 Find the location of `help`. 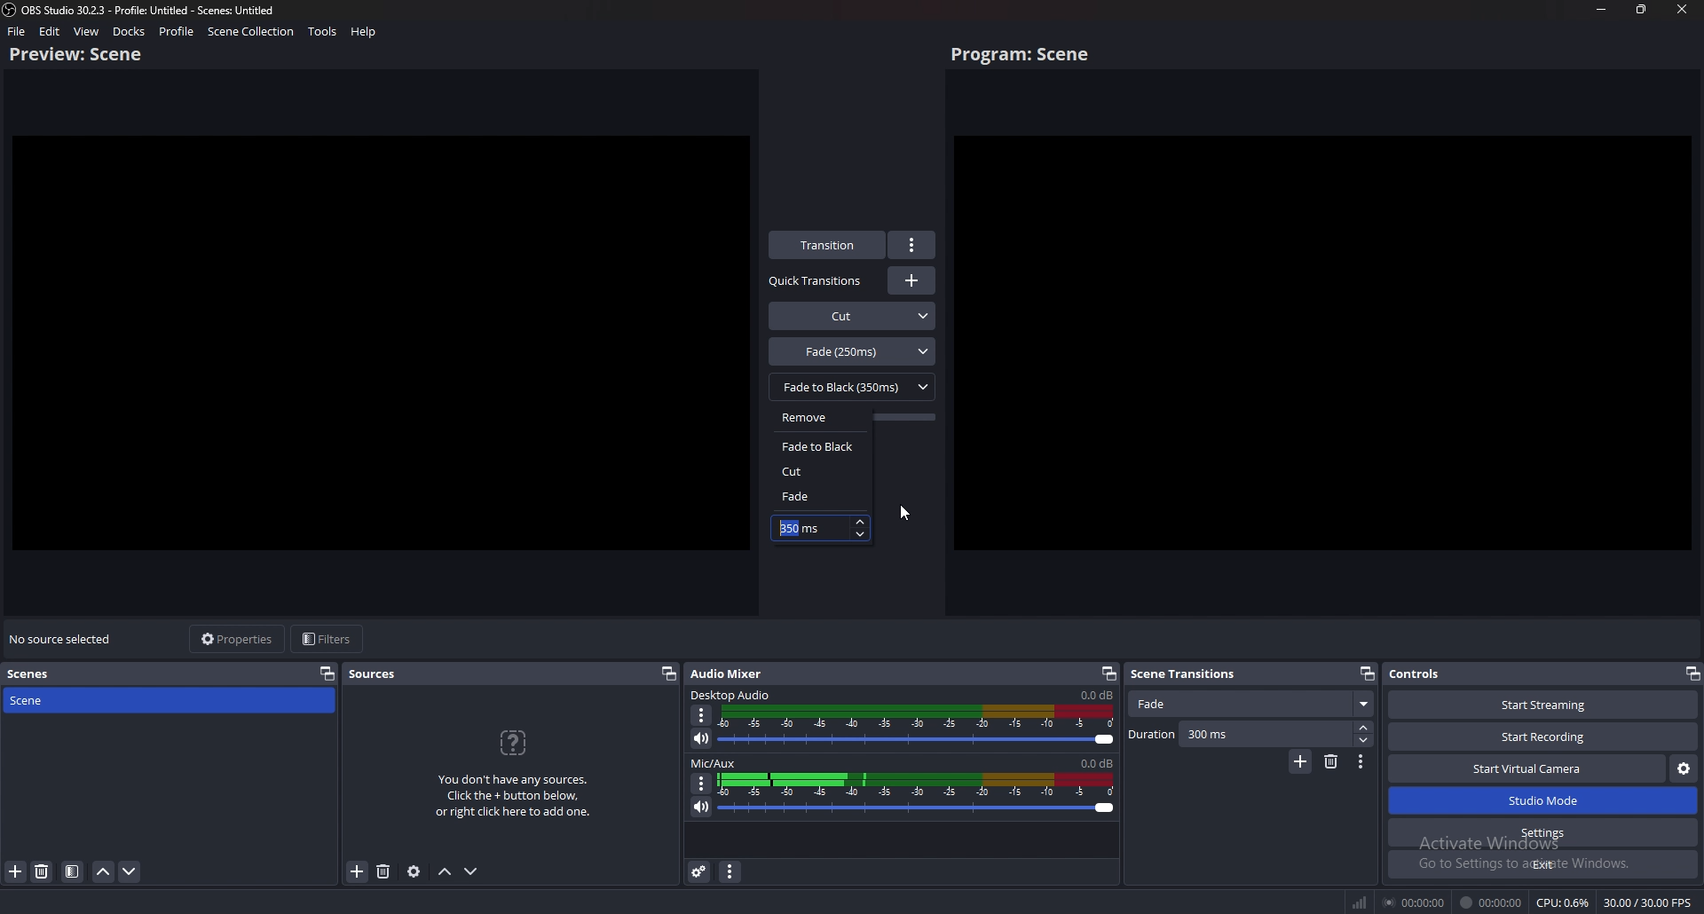

help is located at coordinates (363, 32).